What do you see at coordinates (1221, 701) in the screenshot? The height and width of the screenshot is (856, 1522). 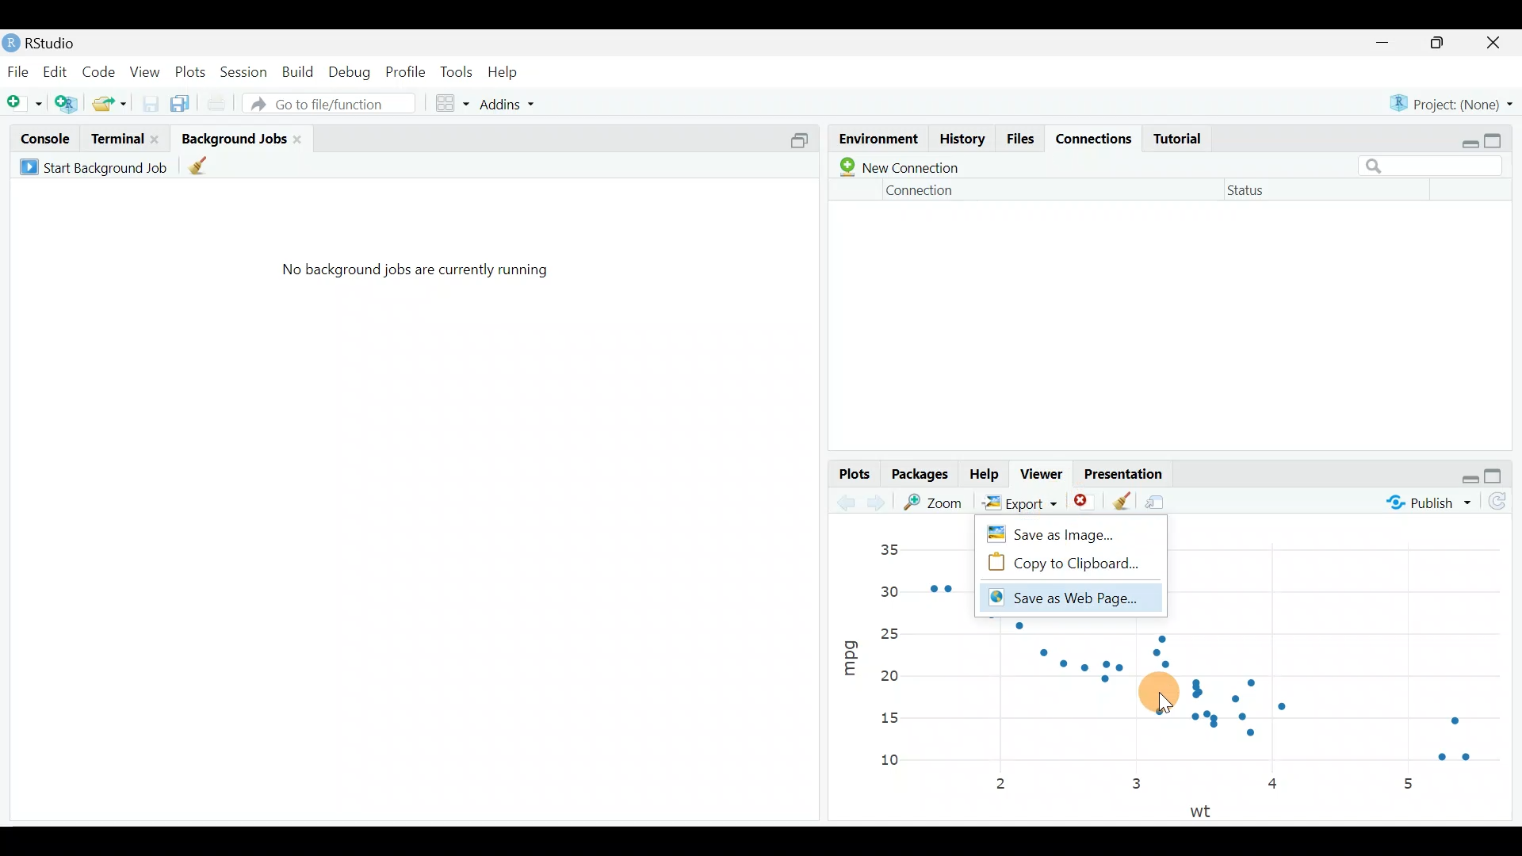 I see `Scatter Plot chart` at bounding box center [1221, 701].